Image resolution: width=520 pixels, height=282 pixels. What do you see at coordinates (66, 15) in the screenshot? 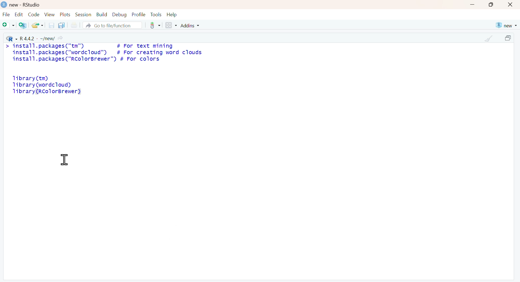
I see `Plots` at bounding box center [66, 15].